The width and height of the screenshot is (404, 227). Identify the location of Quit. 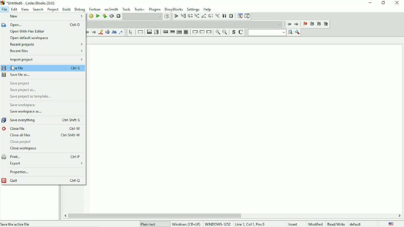
(42, 180).